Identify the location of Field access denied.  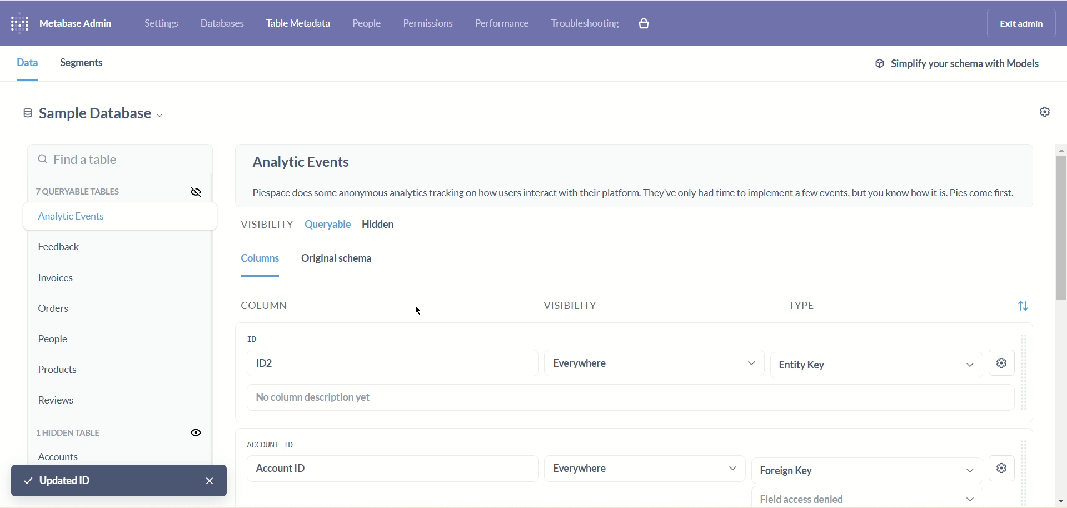
(864, 499).